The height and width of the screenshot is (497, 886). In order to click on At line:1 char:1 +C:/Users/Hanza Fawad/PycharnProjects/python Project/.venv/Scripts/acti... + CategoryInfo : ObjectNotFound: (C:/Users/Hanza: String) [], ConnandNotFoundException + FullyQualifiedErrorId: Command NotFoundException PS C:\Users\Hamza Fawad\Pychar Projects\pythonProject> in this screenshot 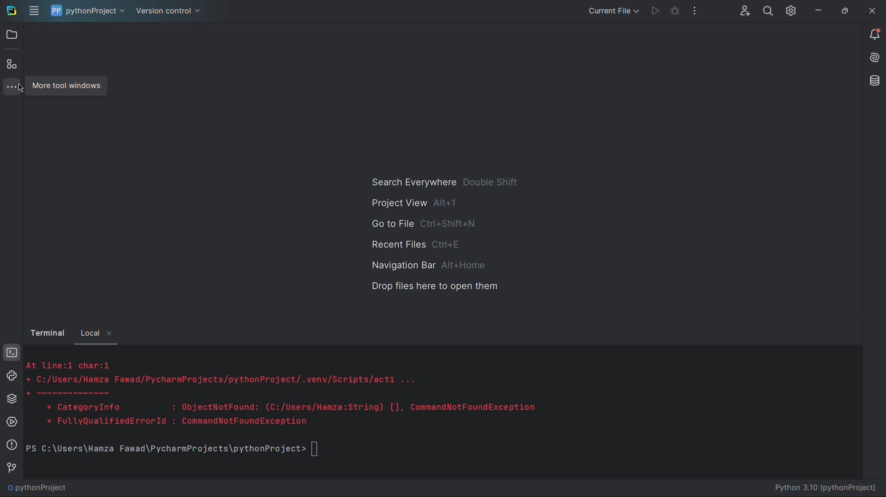, I will do `click(283, 416)`.